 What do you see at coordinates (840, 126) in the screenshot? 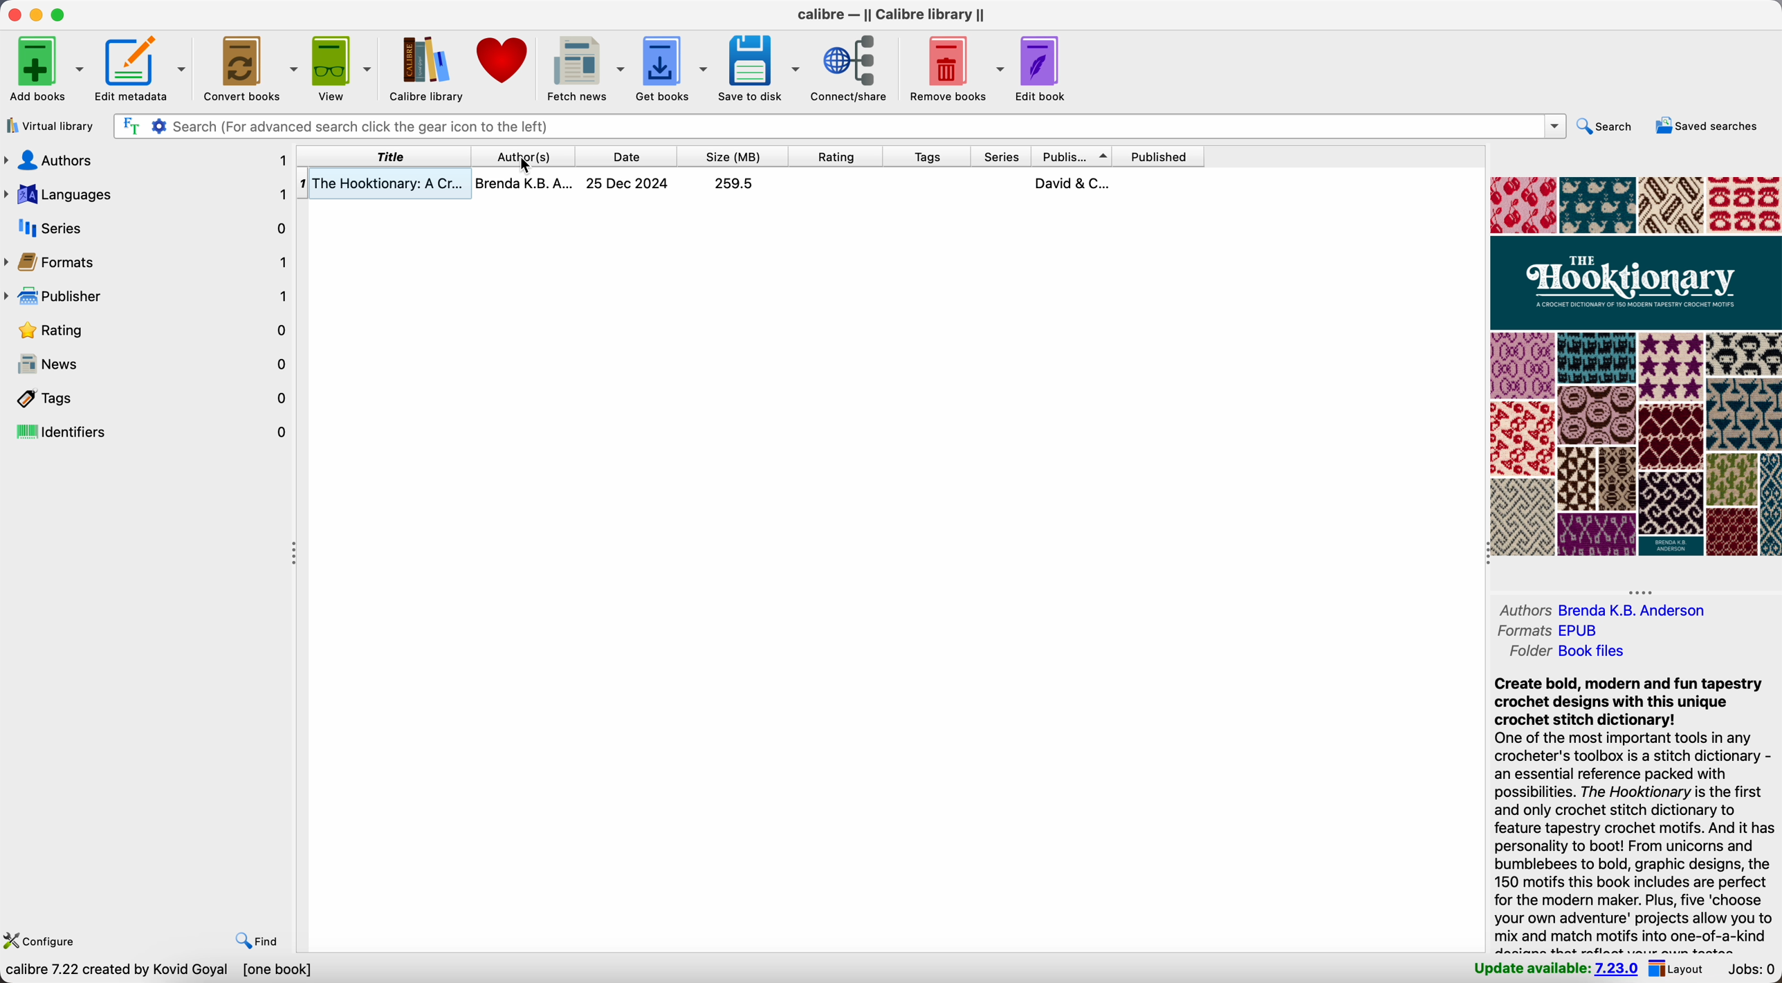
I see `search bar` at bounding box center [840, 126].